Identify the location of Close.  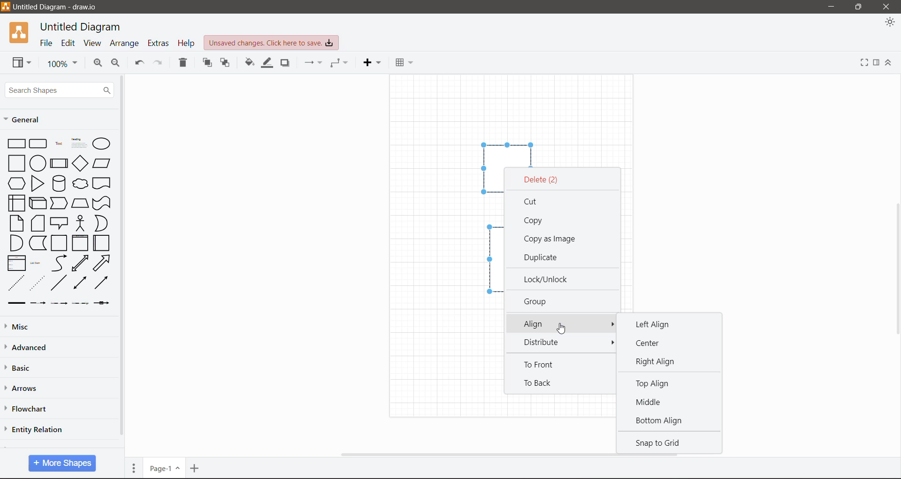
(888, 7).